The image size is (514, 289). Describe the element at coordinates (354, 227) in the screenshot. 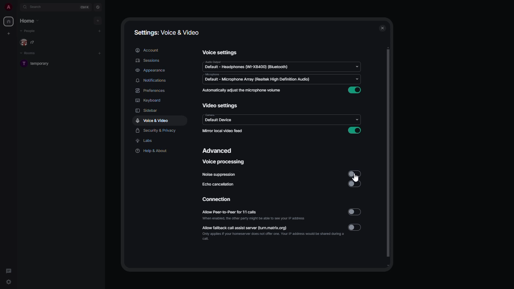

I see `disabled` at that location.